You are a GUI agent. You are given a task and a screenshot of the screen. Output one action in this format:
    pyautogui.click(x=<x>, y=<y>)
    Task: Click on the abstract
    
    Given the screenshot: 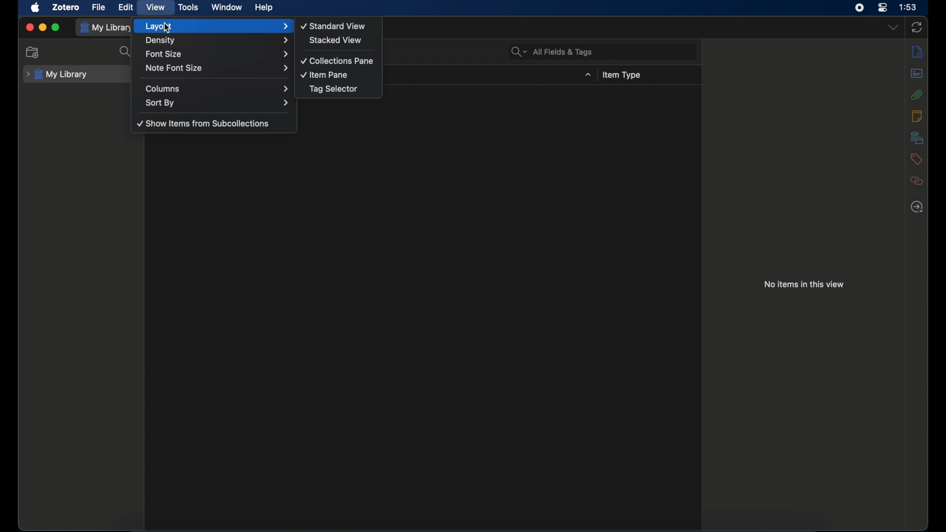 What is the action you would take?
    pyautogui.click(x=917, y=73)
    